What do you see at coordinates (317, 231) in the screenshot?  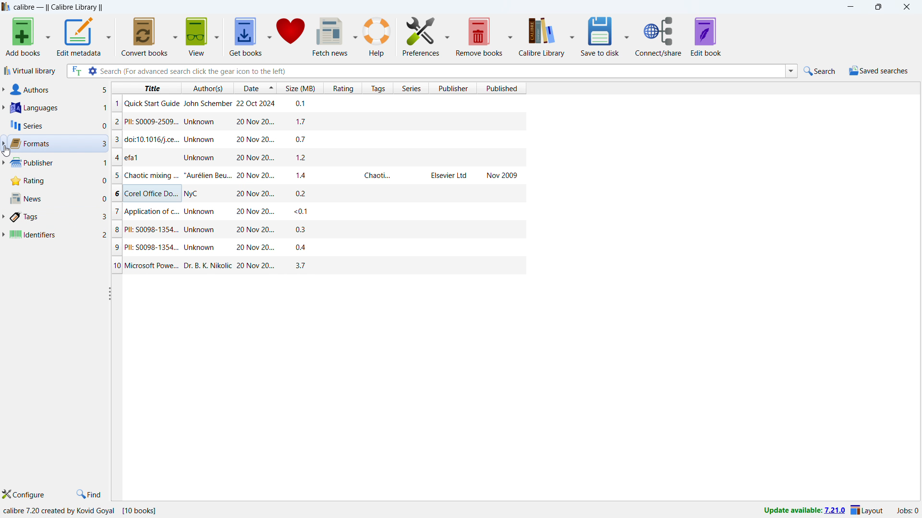 I see `one book entry` at bounding box center [317, 231].